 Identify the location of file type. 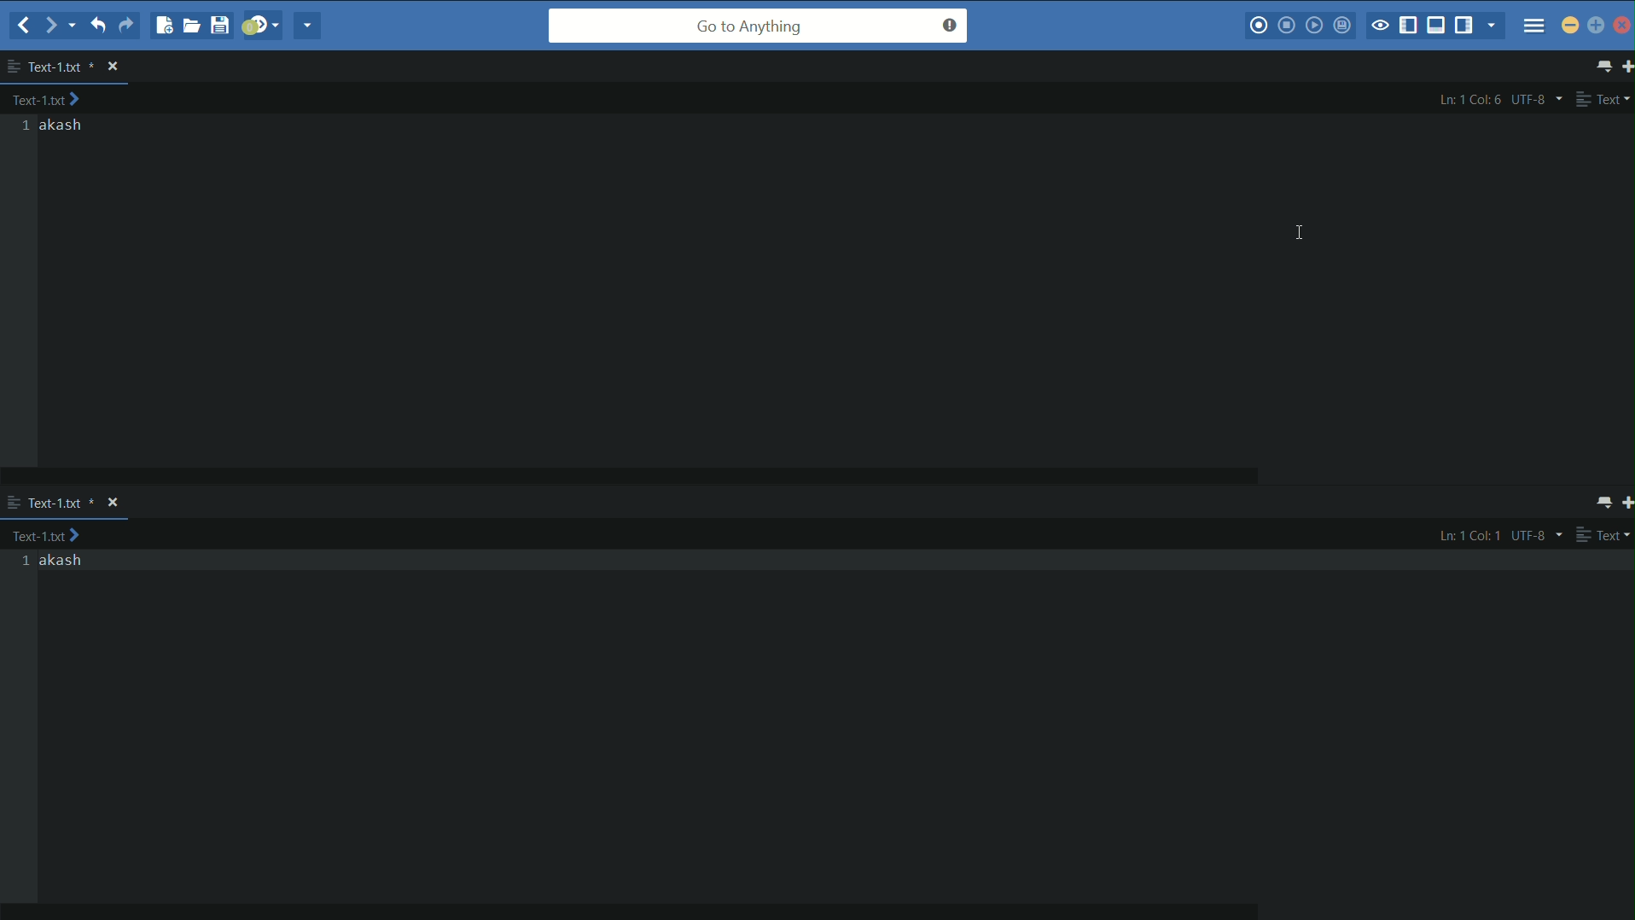
(1605, 98).